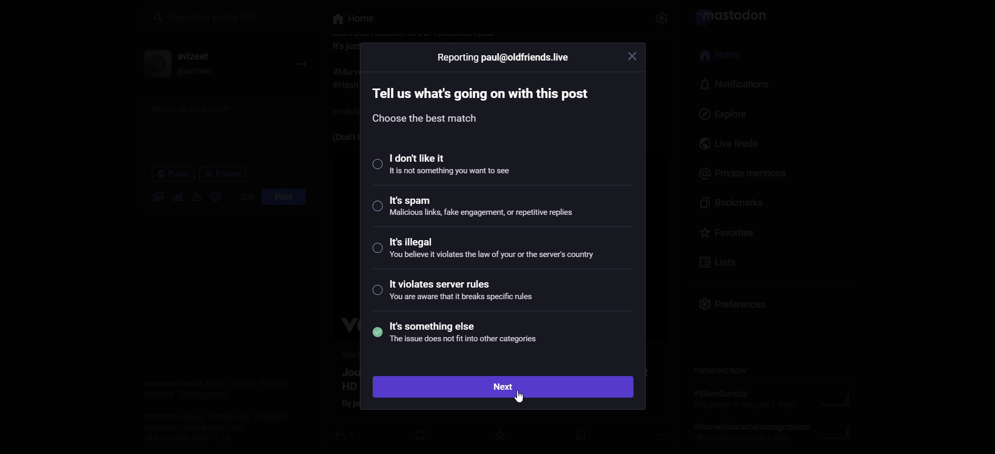 The image size is (995, 454). Describe the element at coordinates (454, 333) in the screenshot. I see `its something else selected` at that location.